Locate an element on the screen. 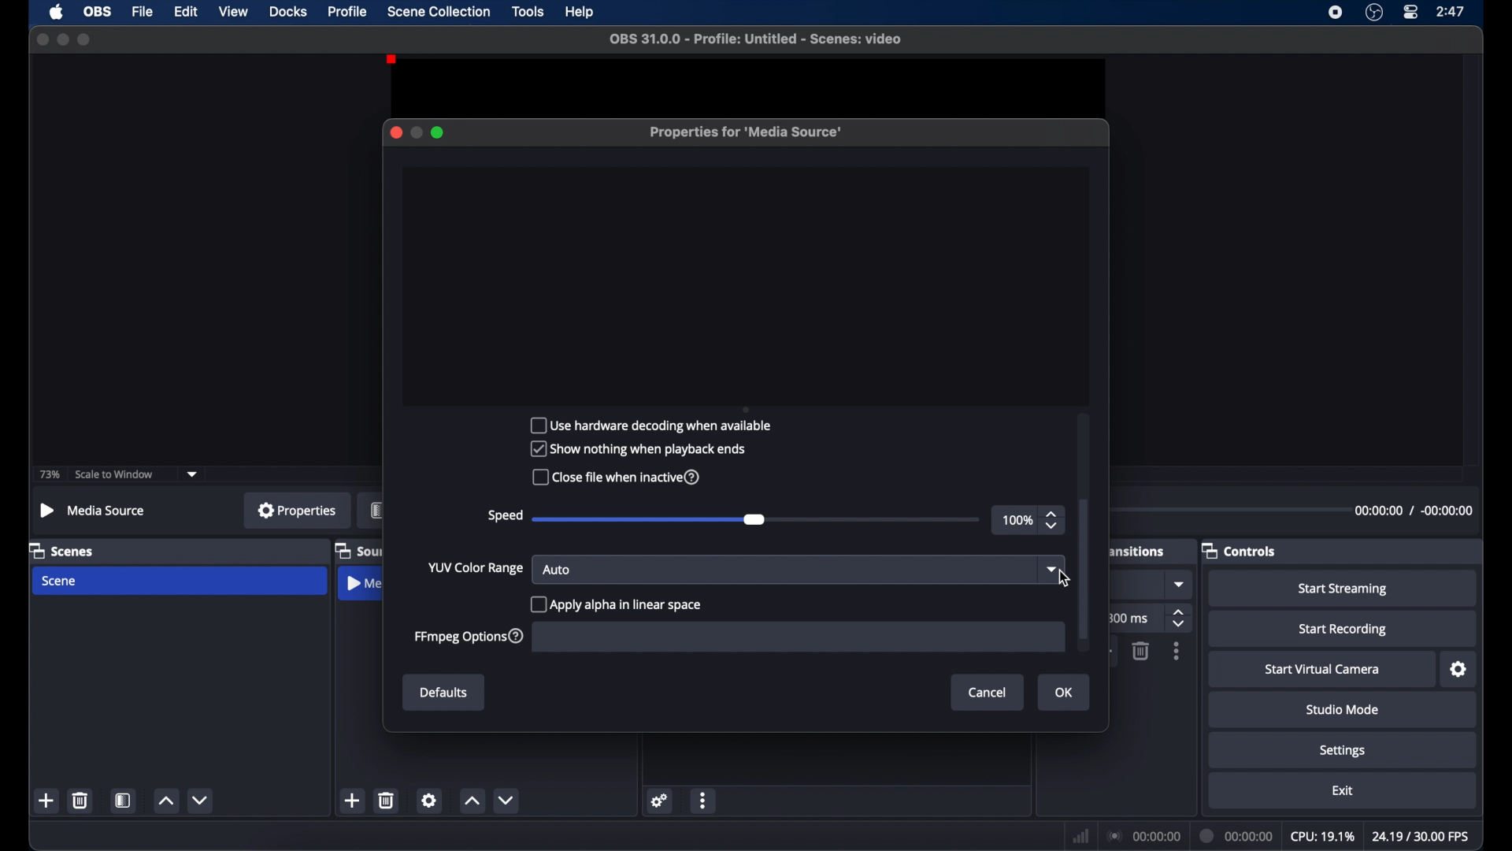 This screenshot has width=1512, height=851. duration is located at coordinates (1412, 510).